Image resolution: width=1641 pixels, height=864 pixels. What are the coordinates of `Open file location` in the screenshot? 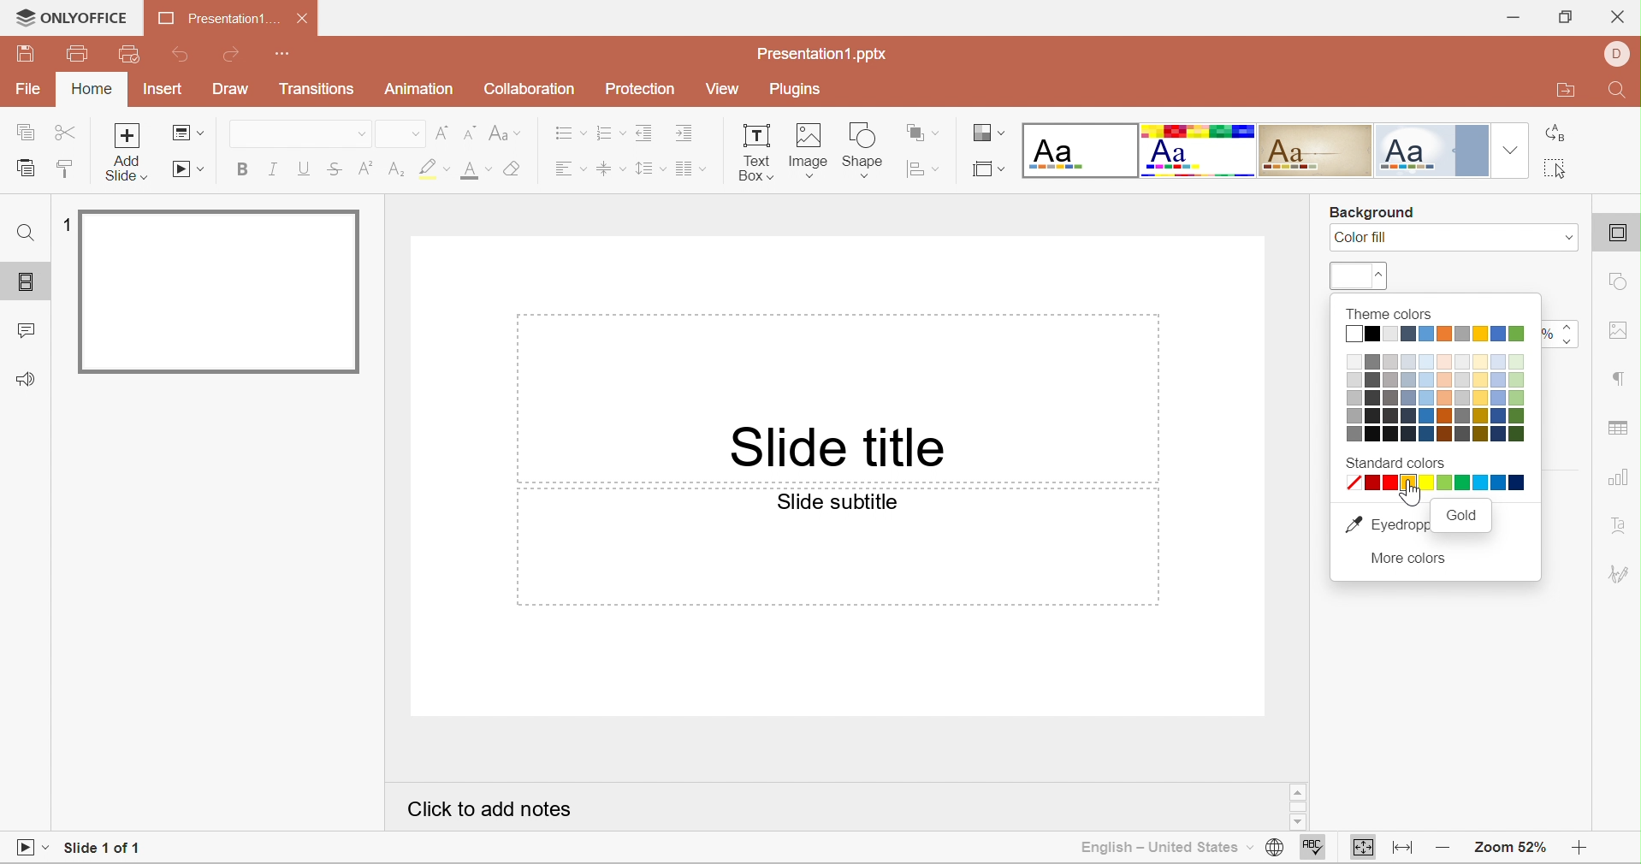 It's located at (1566, 92).